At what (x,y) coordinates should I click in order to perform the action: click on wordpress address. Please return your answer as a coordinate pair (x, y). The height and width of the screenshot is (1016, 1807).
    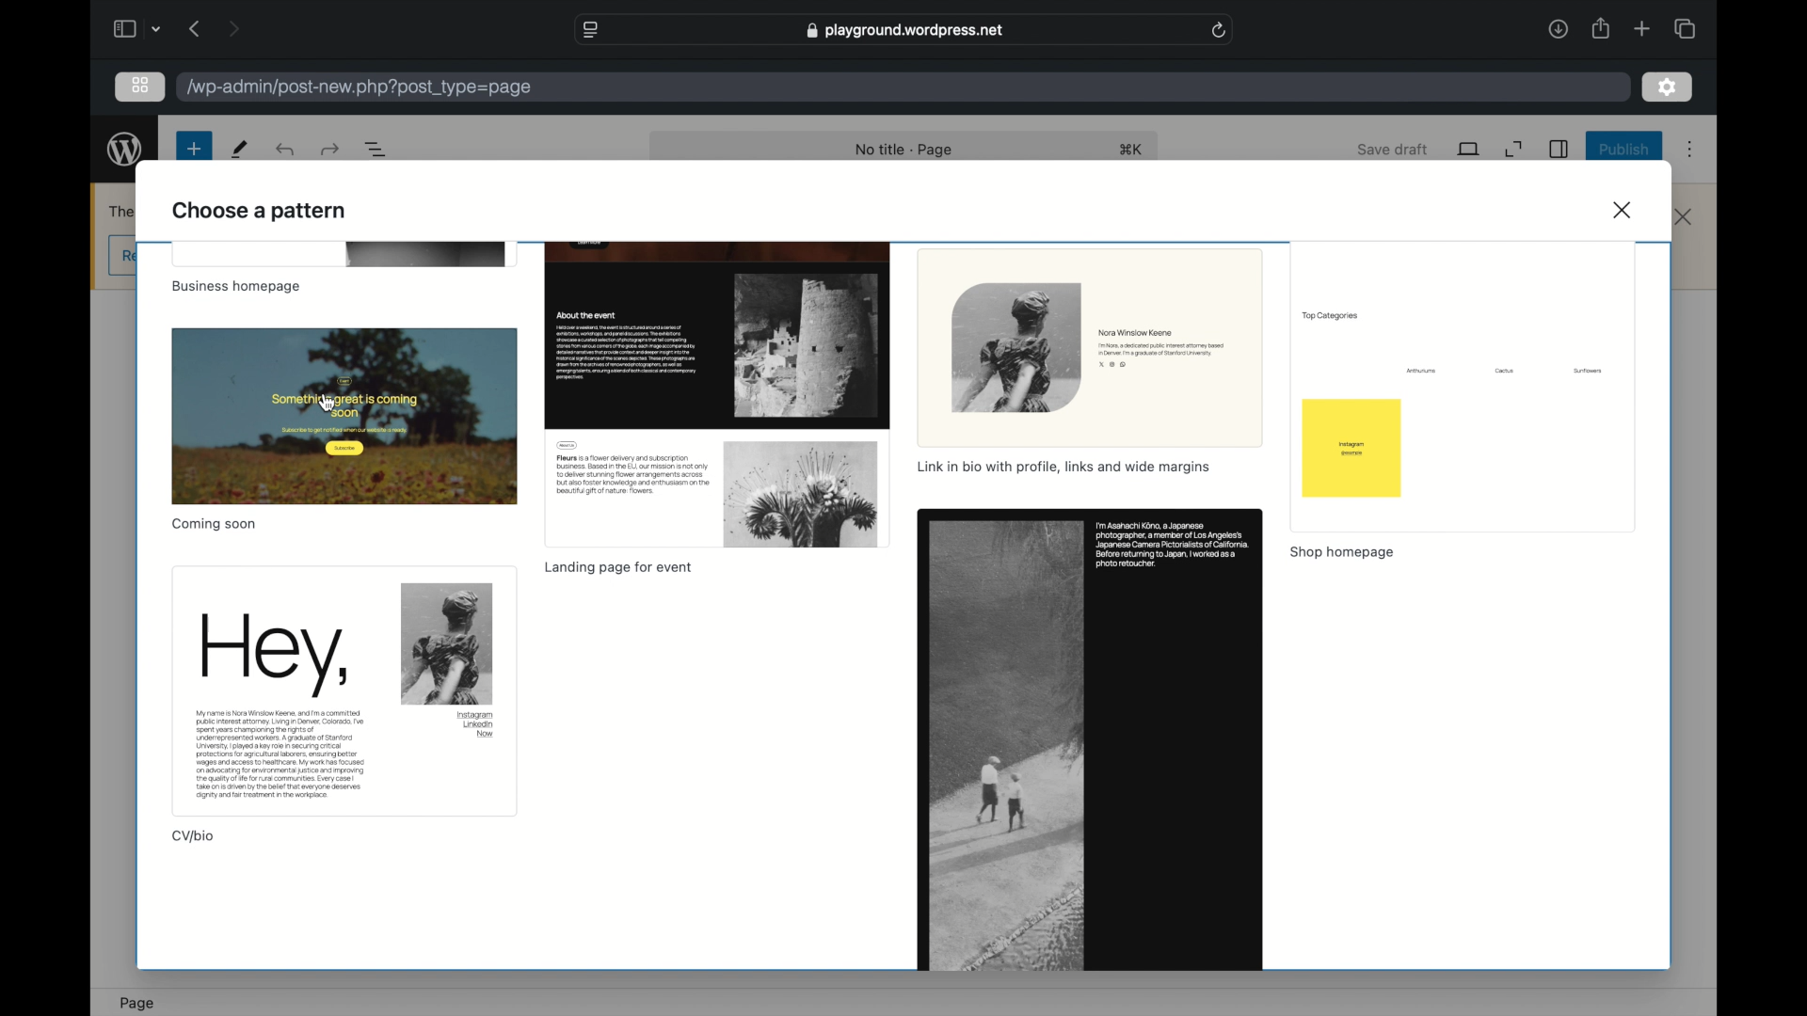
    Looking at the image, I should click on (358, 87).